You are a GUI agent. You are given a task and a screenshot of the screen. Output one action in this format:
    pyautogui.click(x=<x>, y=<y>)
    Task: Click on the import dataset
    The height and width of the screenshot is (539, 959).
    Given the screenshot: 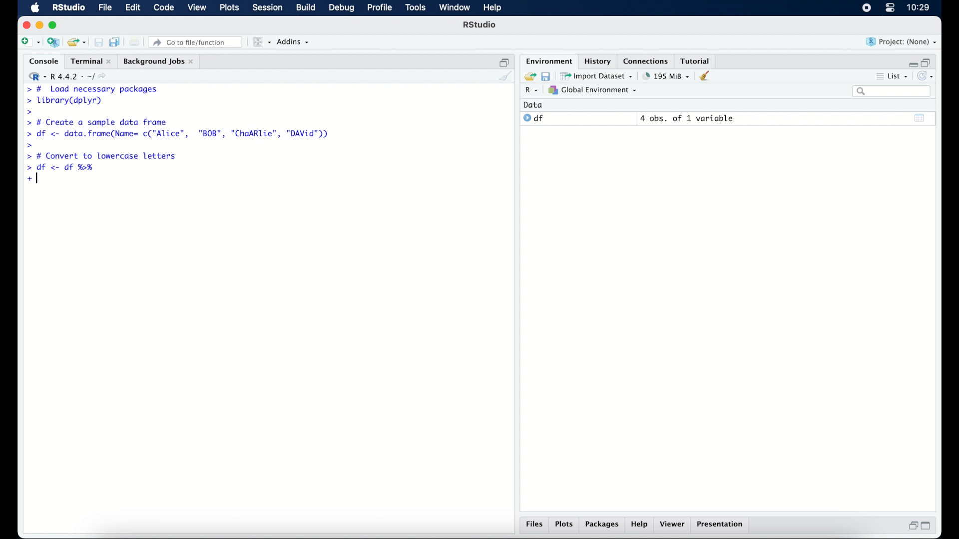 What is the action you would take?
    pyautogui.click(x=597, y=75)
    